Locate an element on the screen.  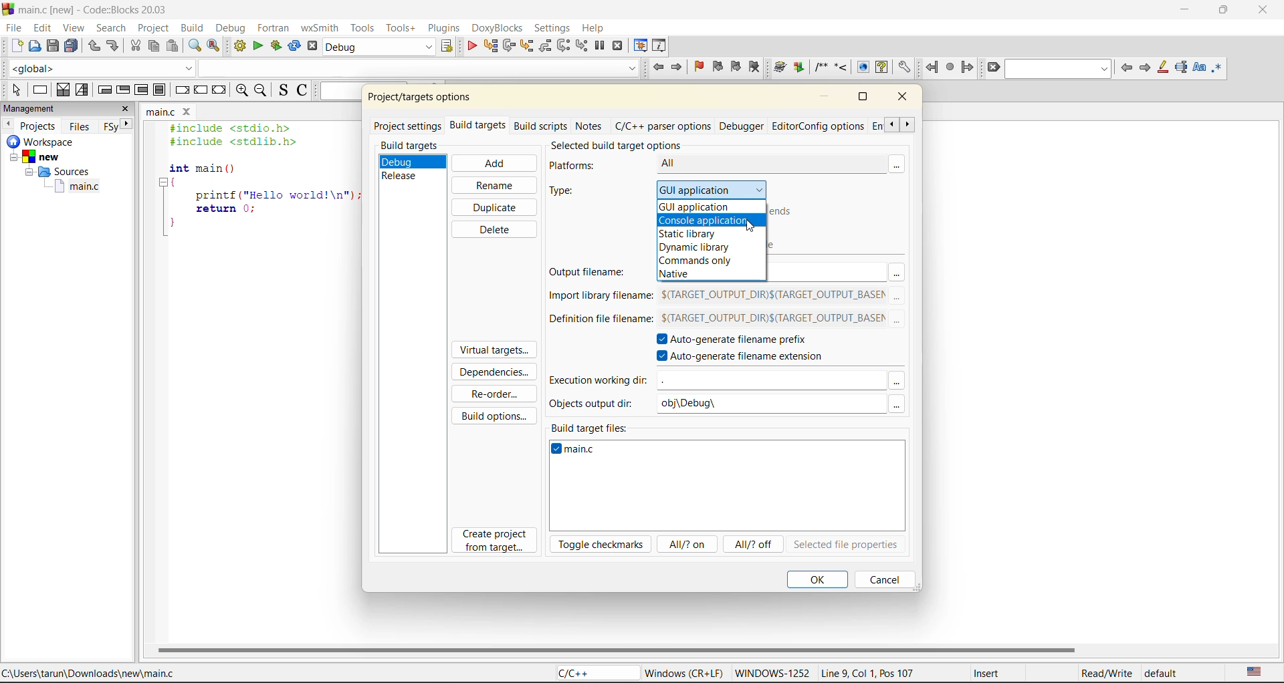
all/?off is located at coordinates (755, 545).